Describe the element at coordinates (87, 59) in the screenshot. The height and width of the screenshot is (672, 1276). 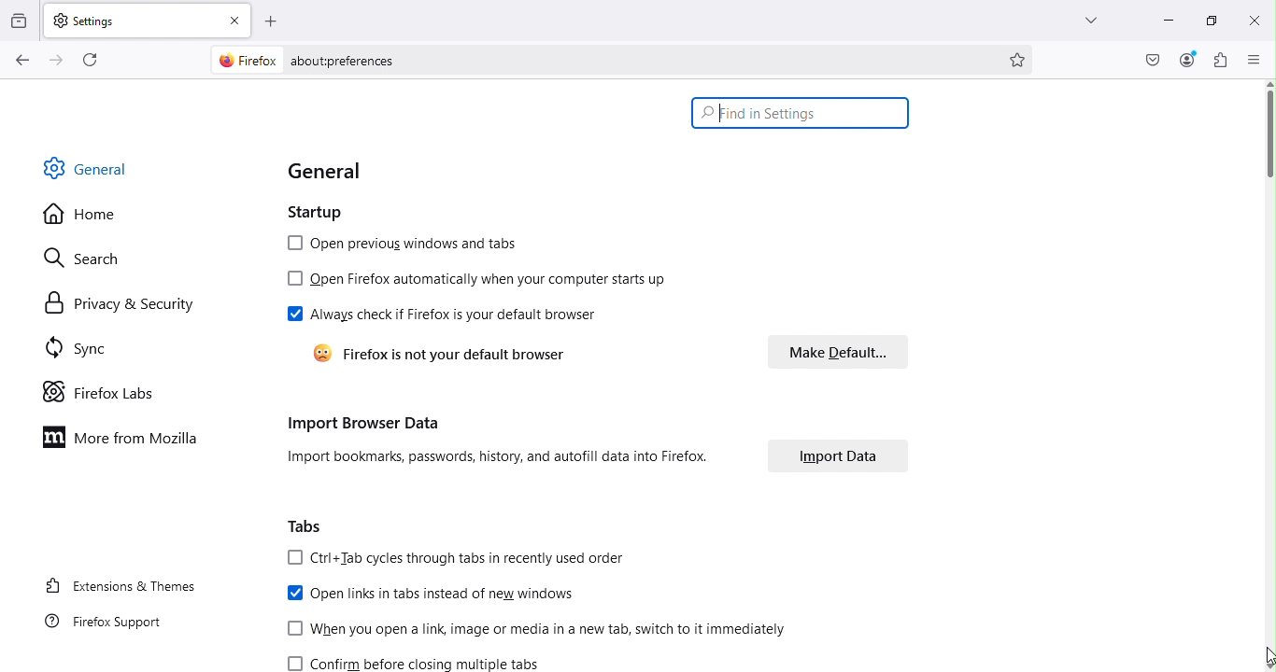
I see `Reload the current page` at that location.